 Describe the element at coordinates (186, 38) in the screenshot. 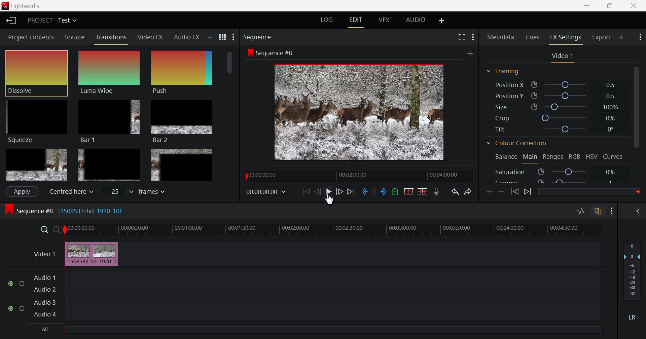

I see `Audio FX` at that location.